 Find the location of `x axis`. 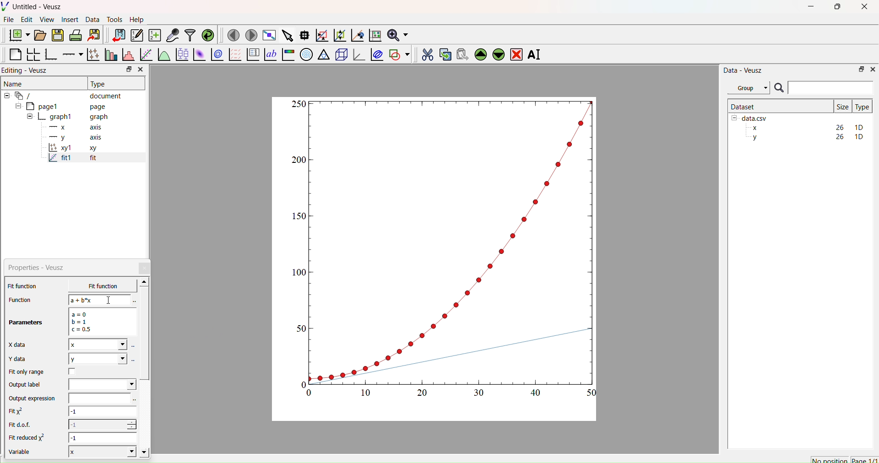

x axis is located at coordinates (74, 126).